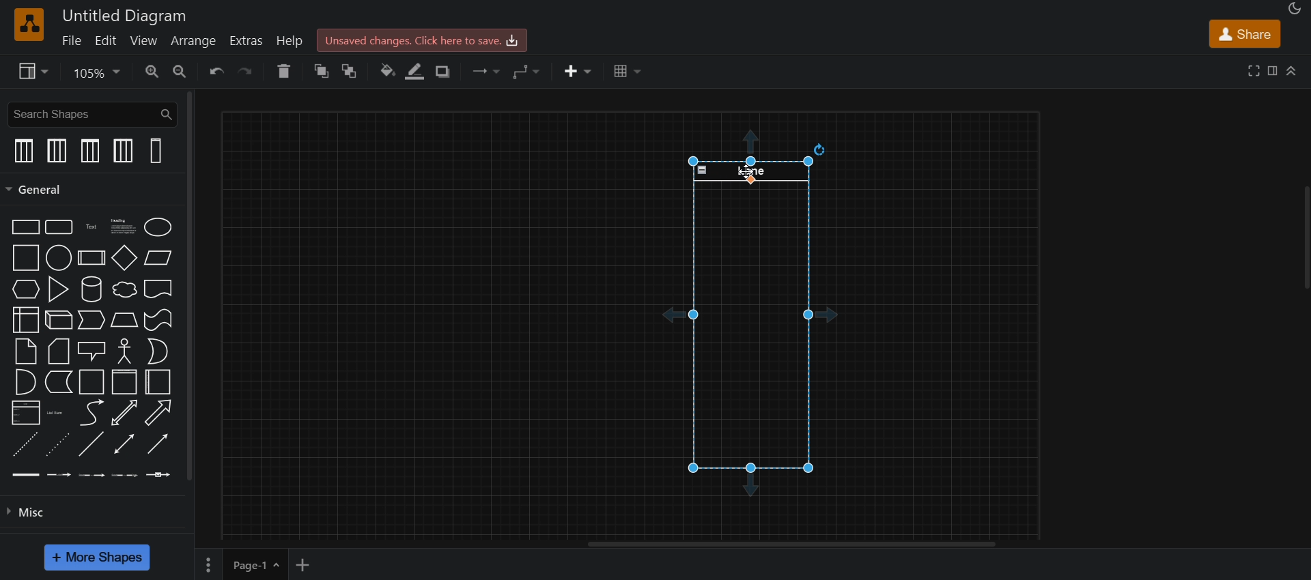  I want to click on text with heading, so click(121, 226).